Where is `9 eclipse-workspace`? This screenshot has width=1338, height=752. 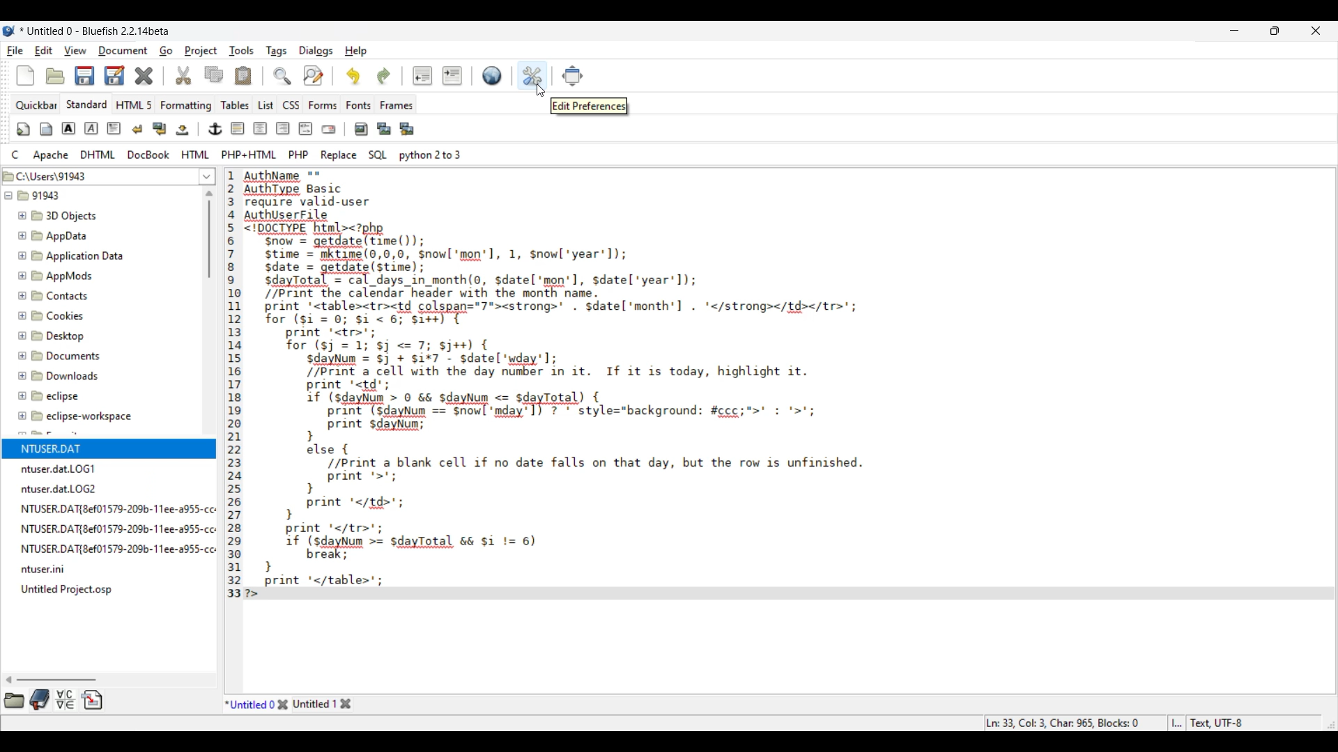
9 eclipse-workspace is located at coordinates (89, 417).